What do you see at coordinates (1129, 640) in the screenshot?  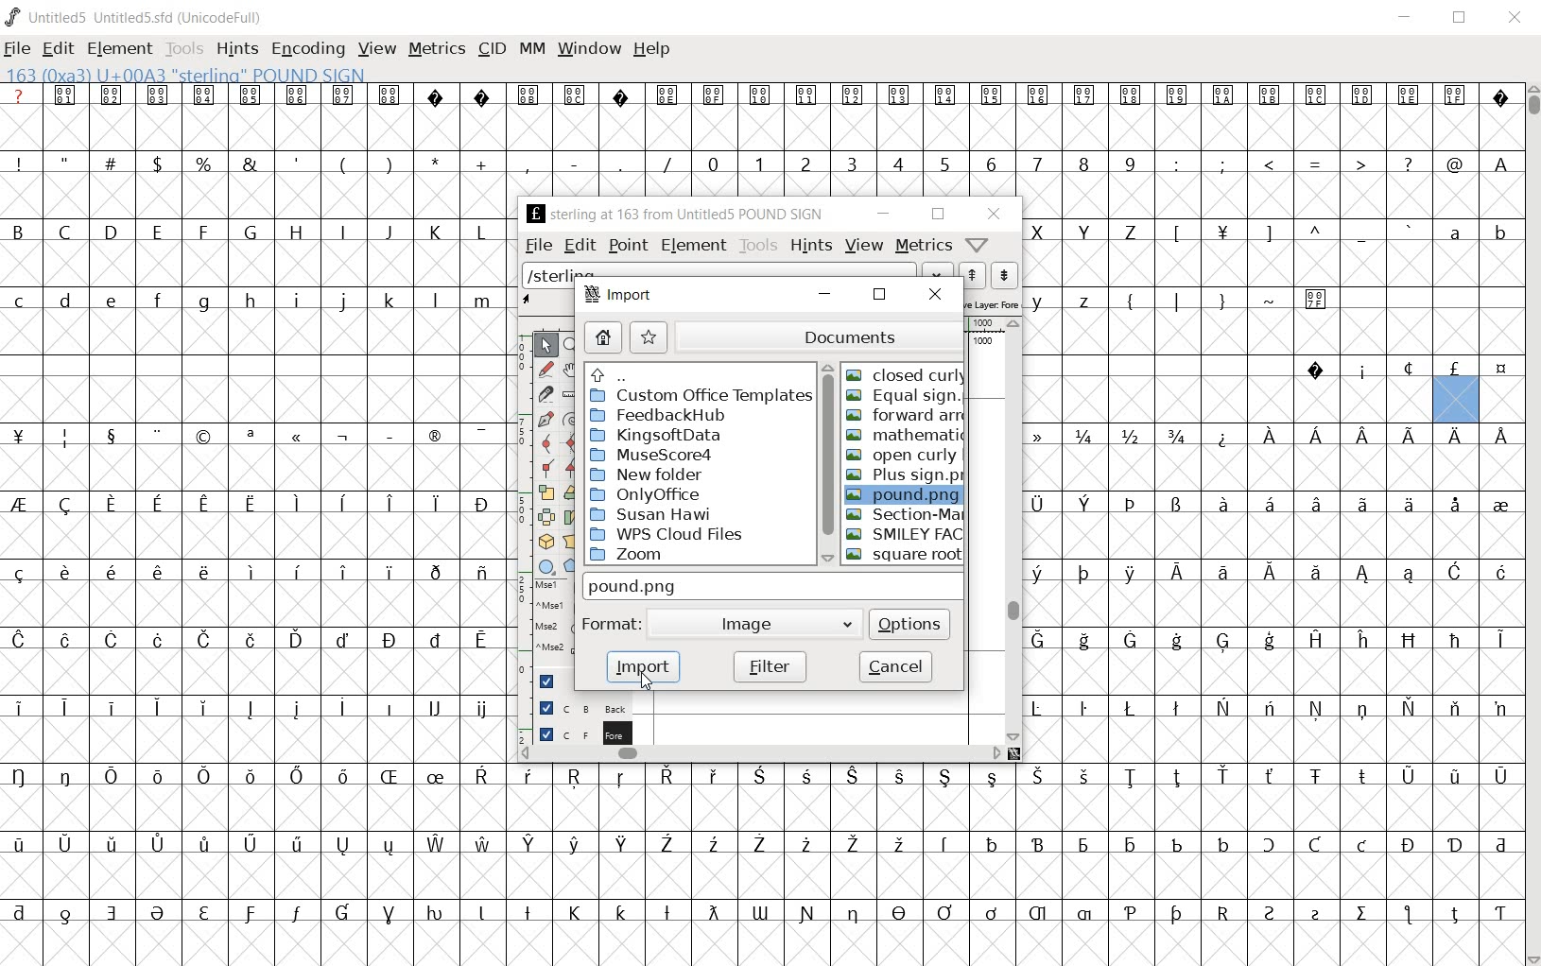 I see `Symbol` at bounding box center [1129, 640].